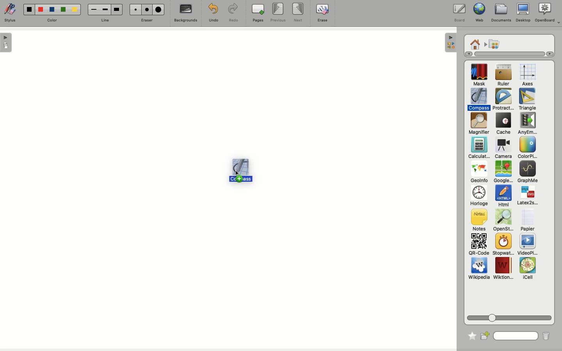 The width and height of the screenshot is (562, 351). What do you see at coordinates (278, 13) in the screenshot?
I see `Previous` at bounding box center [278, 13].